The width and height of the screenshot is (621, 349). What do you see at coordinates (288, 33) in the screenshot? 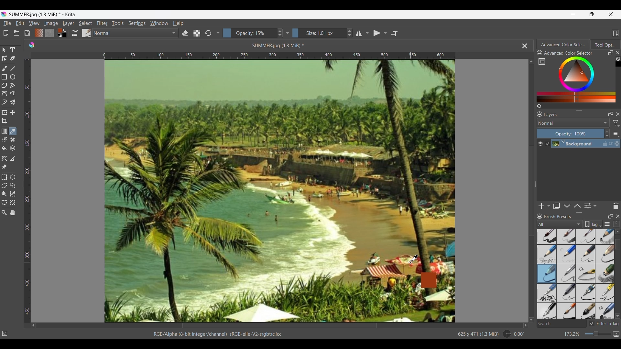
I see `Settings dropdown` at bounding box center [288, 33].